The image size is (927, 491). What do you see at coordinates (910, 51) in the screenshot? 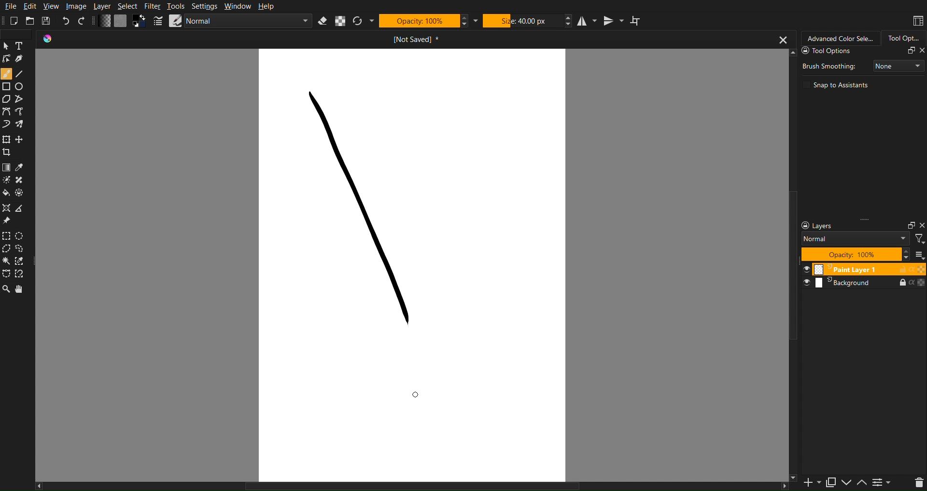
I see `Fullscreen` at bounding box center [910, 51].